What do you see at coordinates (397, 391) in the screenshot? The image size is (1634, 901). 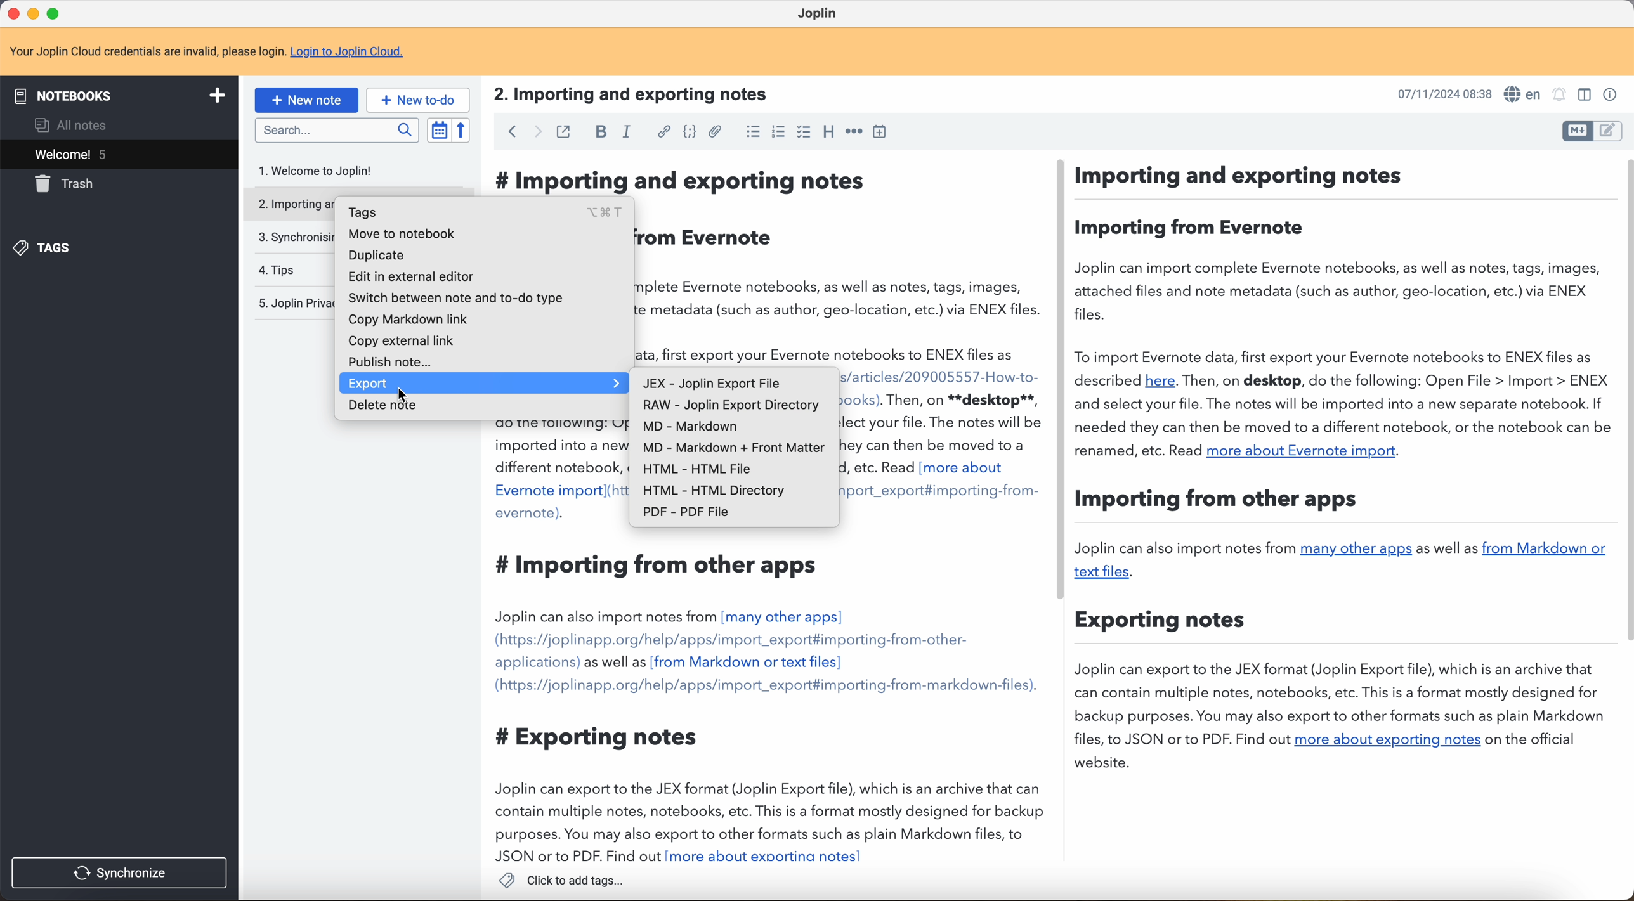 I see `cursor` at bounding box center [397, 391].